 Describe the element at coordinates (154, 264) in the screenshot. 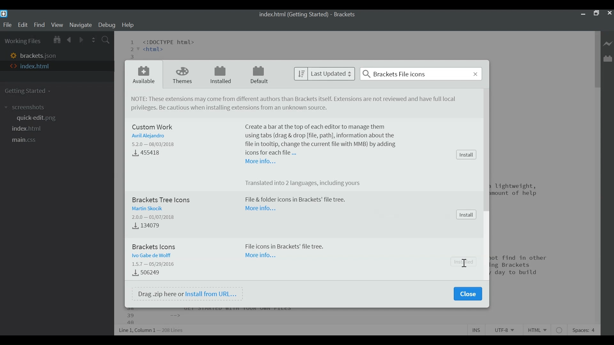

I see `Version - Release Date` at that location.